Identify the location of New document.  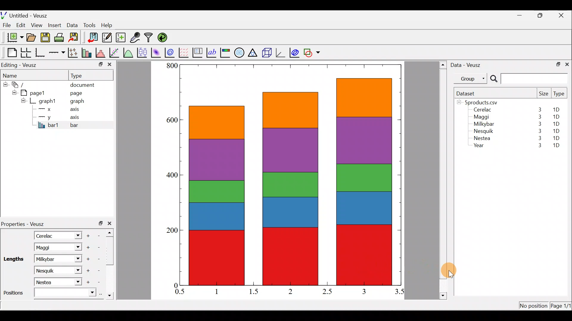
(13, 37).